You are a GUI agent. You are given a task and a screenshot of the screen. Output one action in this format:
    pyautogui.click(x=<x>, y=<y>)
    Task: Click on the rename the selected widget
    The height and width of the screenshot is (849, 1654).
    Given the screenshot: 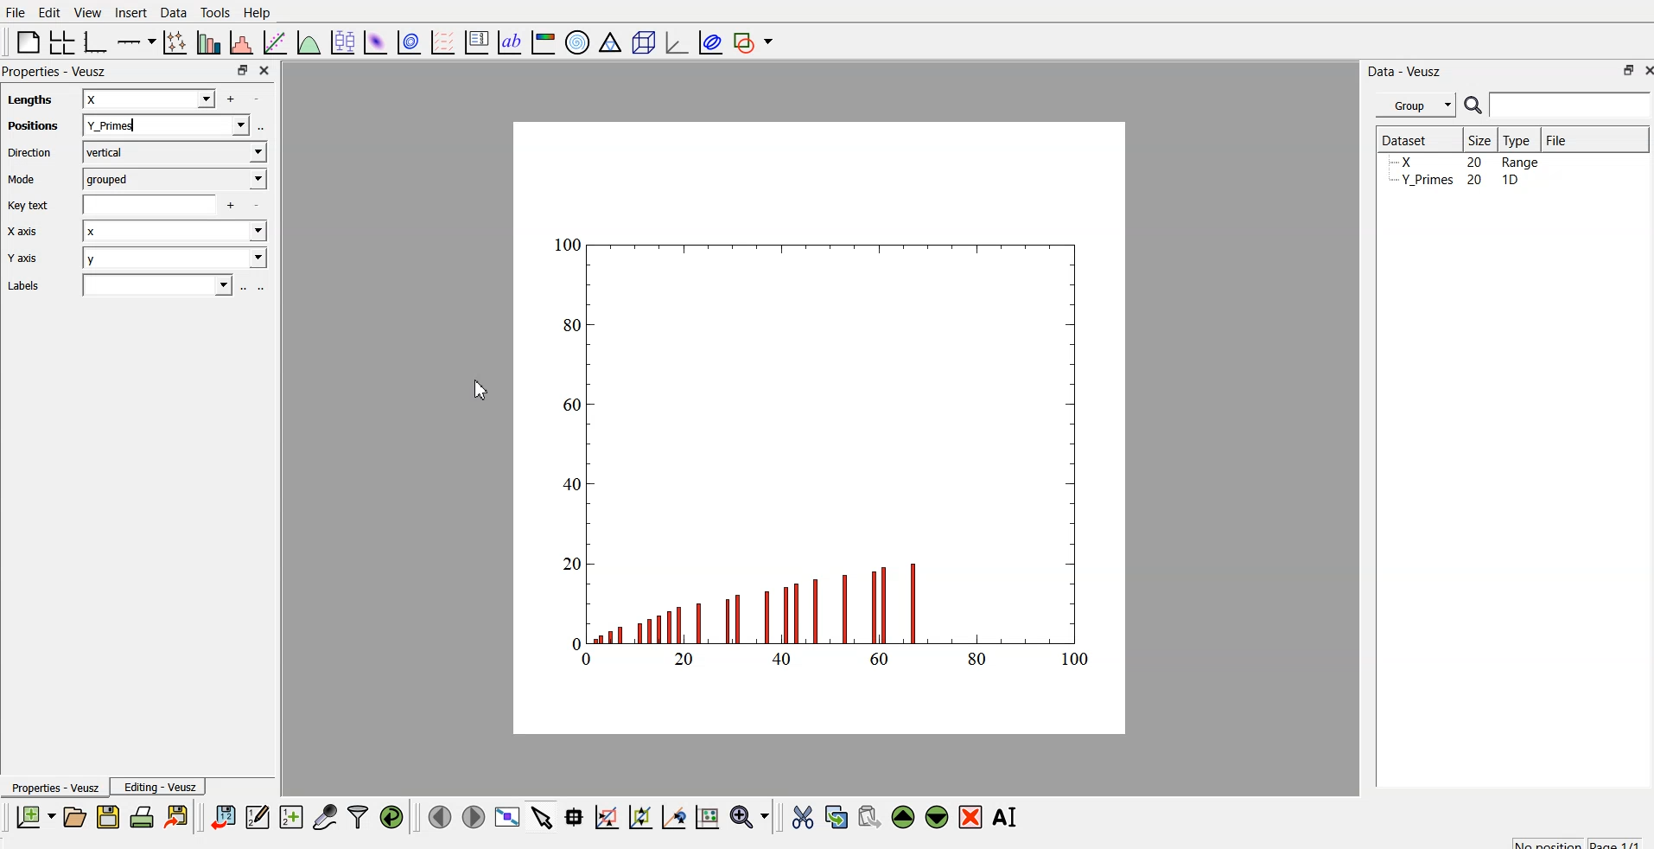 What is the action you would take?
    pyautogui.click(x=1009, y=814)
    